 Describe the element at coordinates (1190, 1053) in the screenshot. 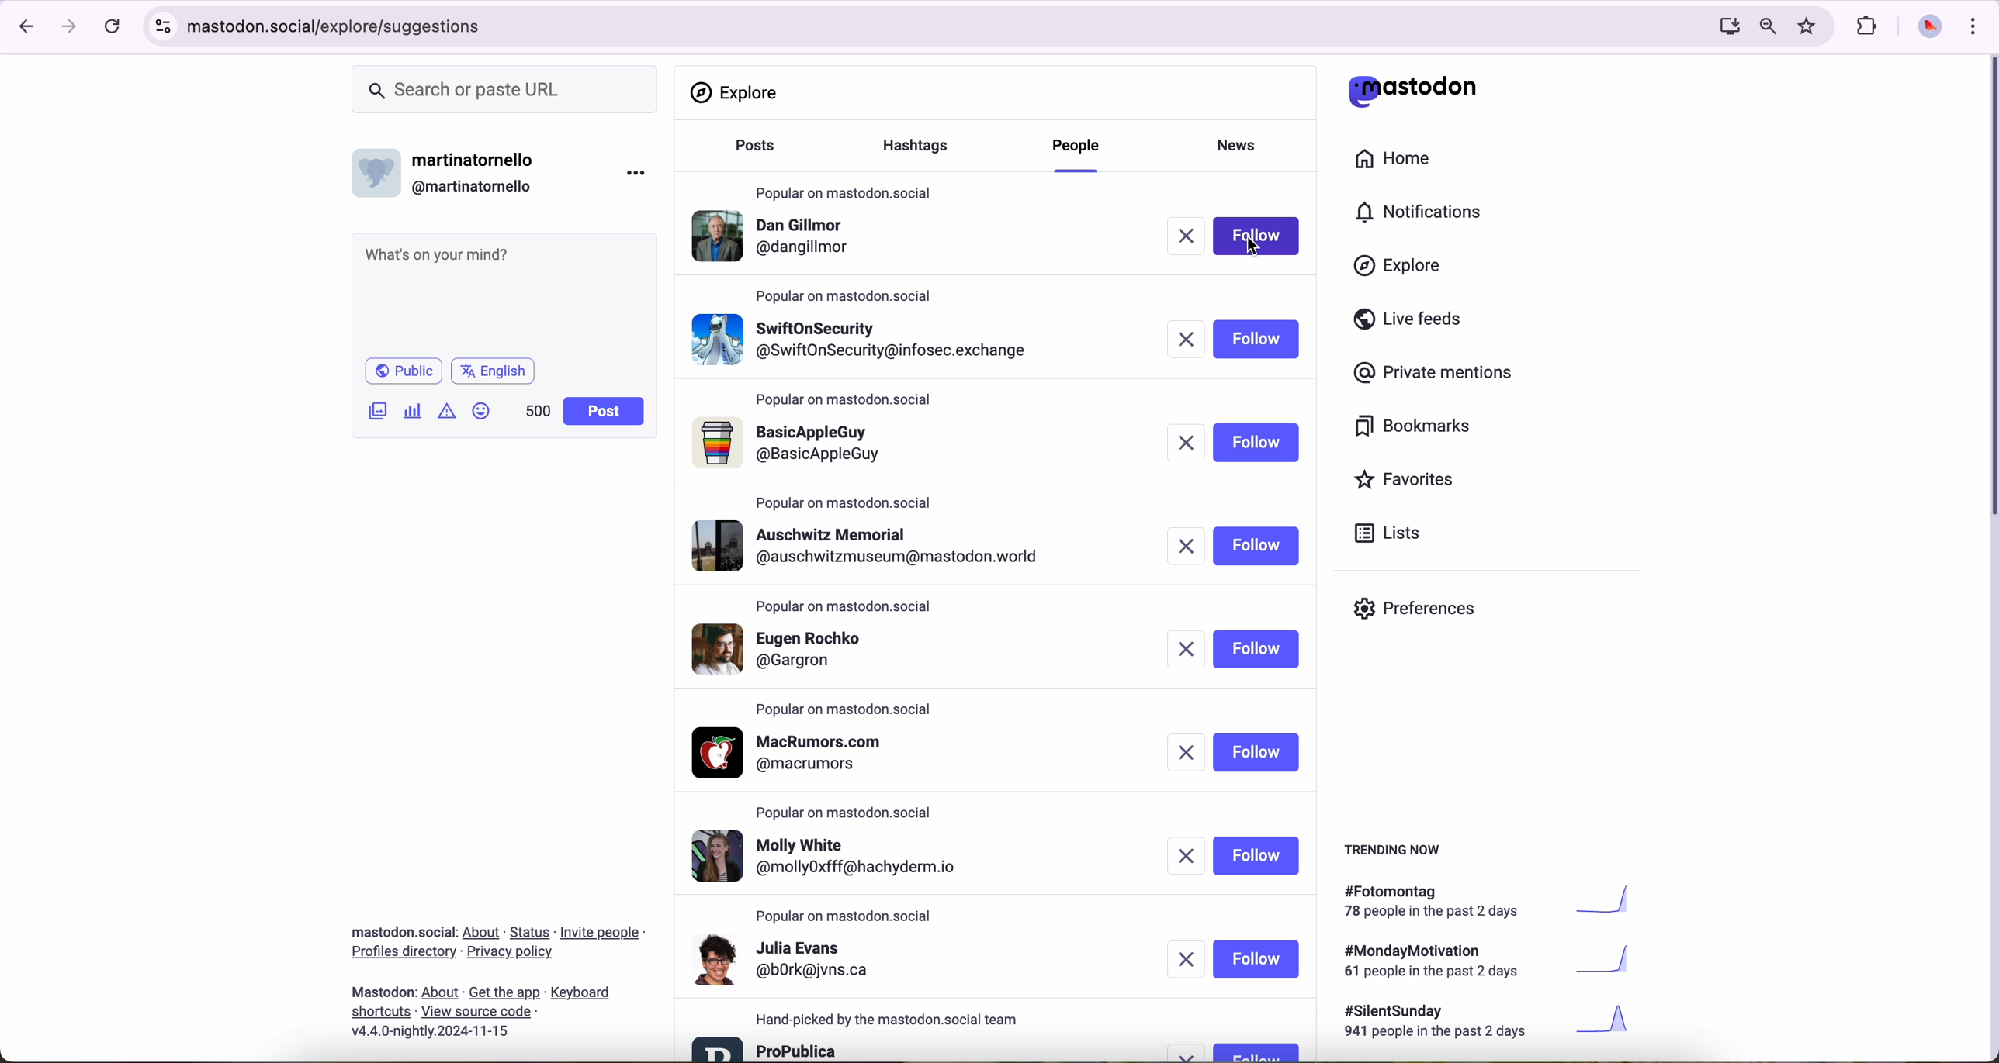

I see `remove` at that location.